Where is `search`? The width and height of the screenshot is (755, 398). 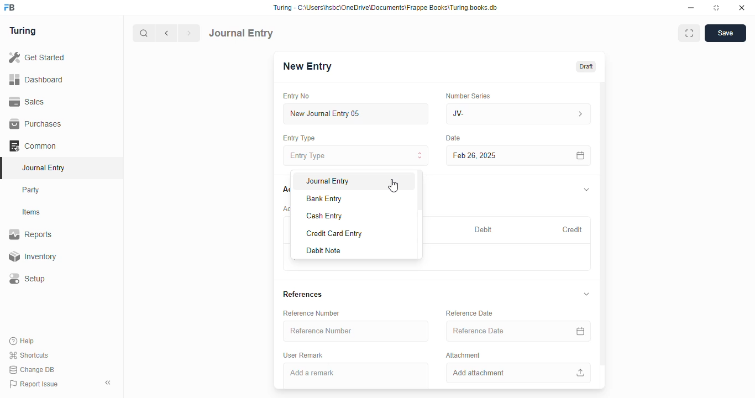
search is located at coordinates (144, 33).